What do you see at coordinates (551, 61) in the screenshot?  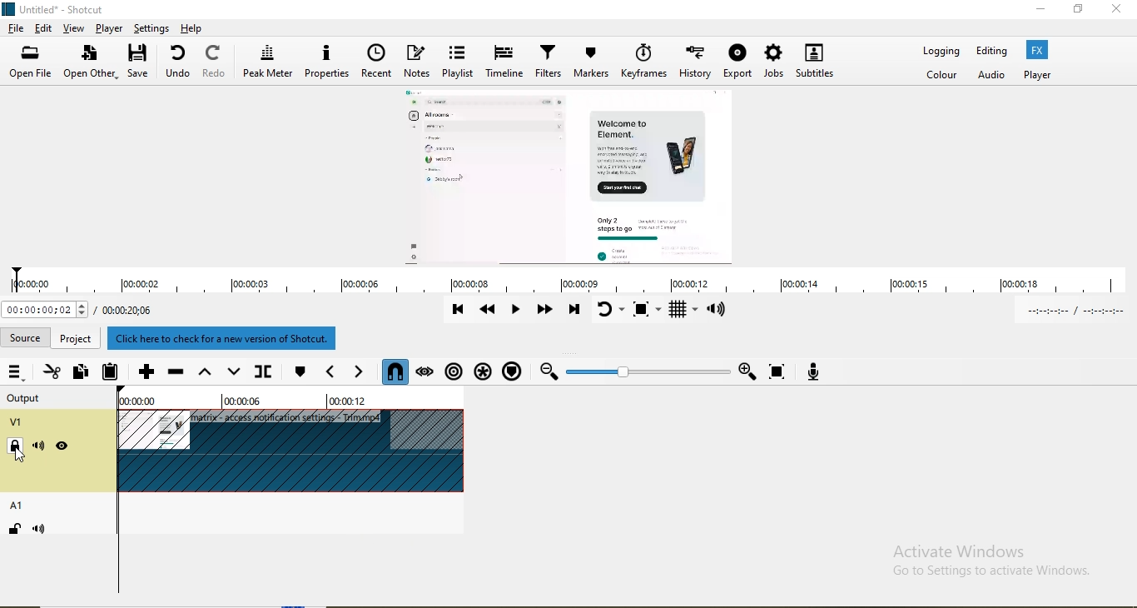 I see `Filters` at bounding box center [551, 61].